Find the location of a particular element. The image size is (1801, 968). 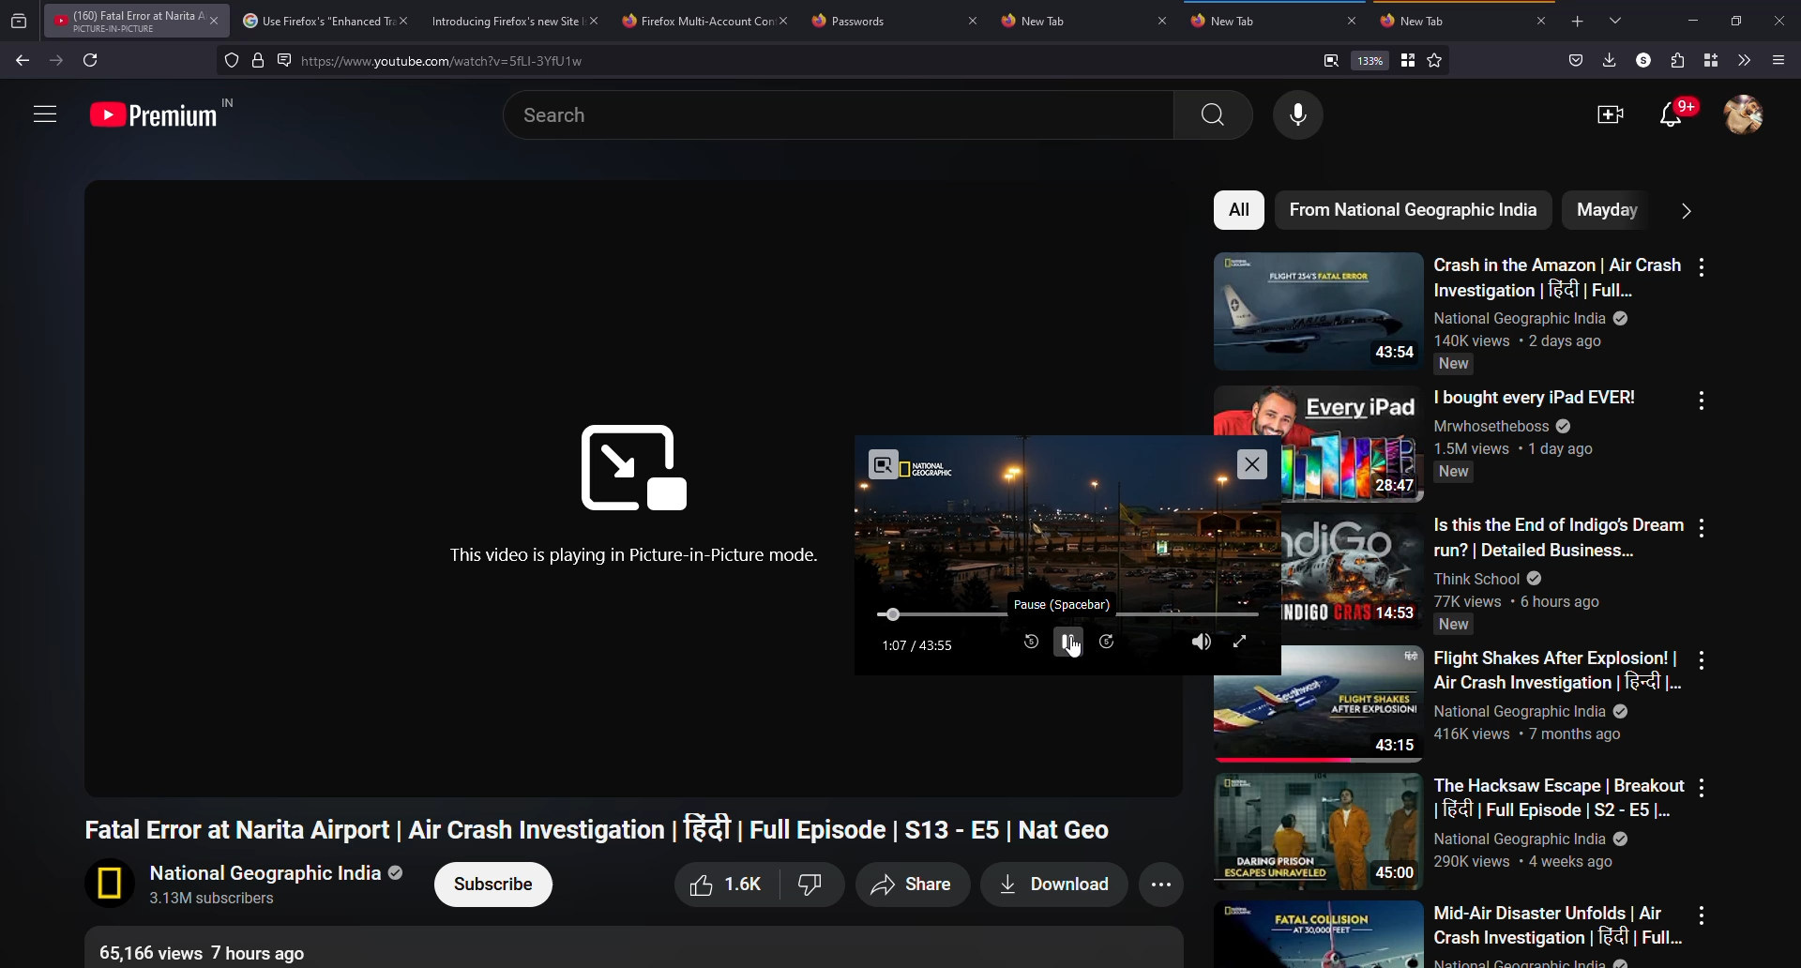

next is located at coordinates (1109, 640).